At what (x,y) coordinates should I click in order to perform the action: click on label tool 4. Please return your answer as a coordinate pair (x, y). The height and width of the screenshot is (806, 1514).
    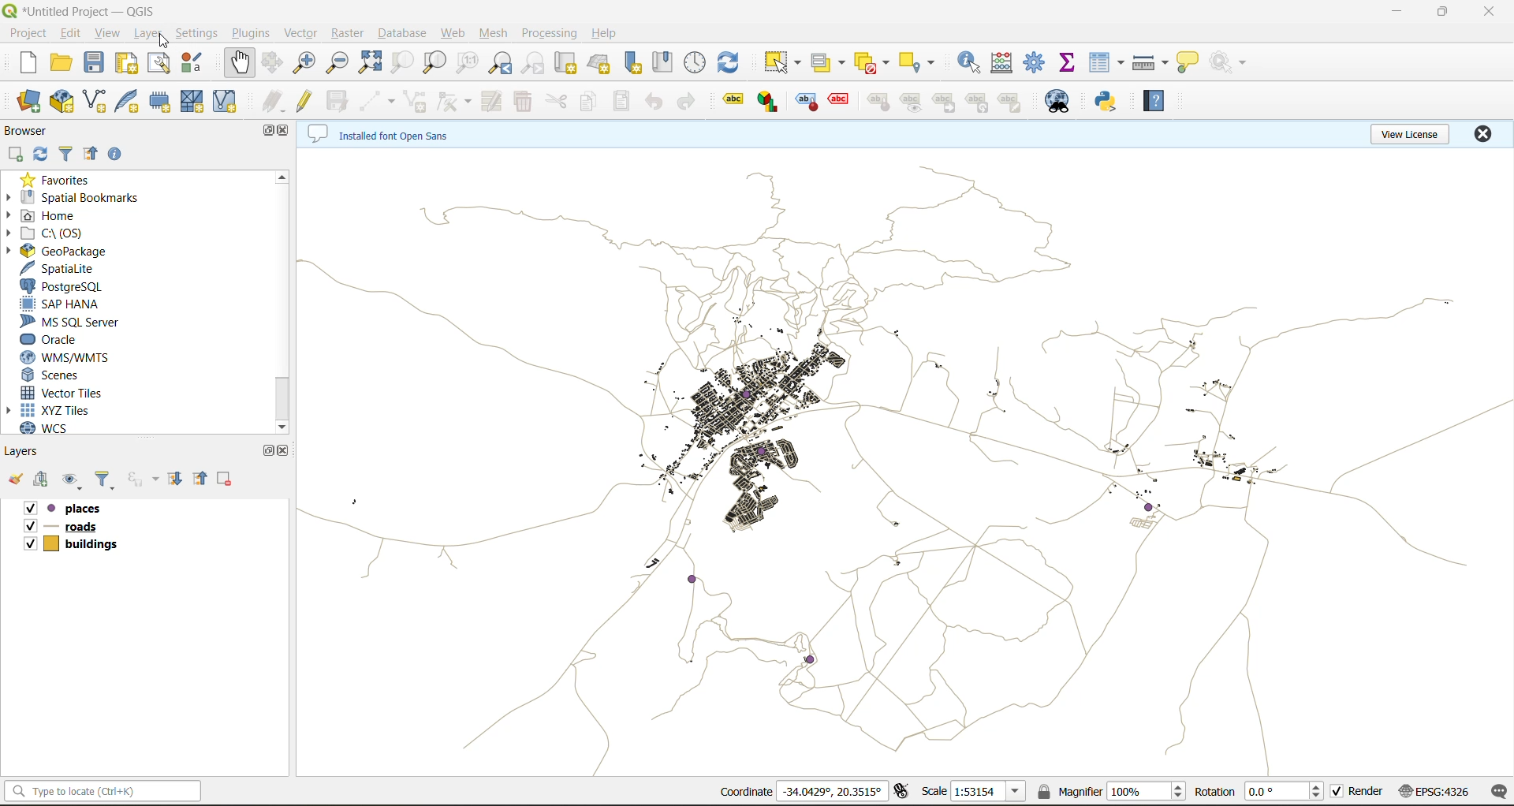
    Looking at the image, I should click on (837, 100).